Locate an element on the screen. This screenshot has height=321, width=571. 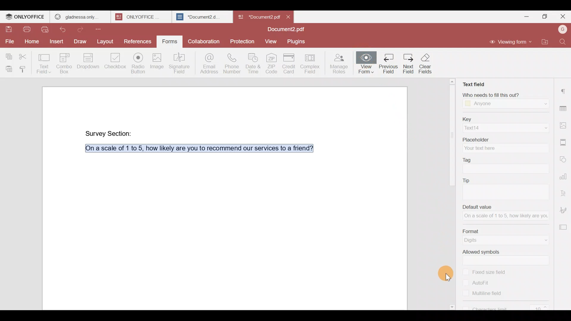
Autofit is located at coordinates (476, 283).